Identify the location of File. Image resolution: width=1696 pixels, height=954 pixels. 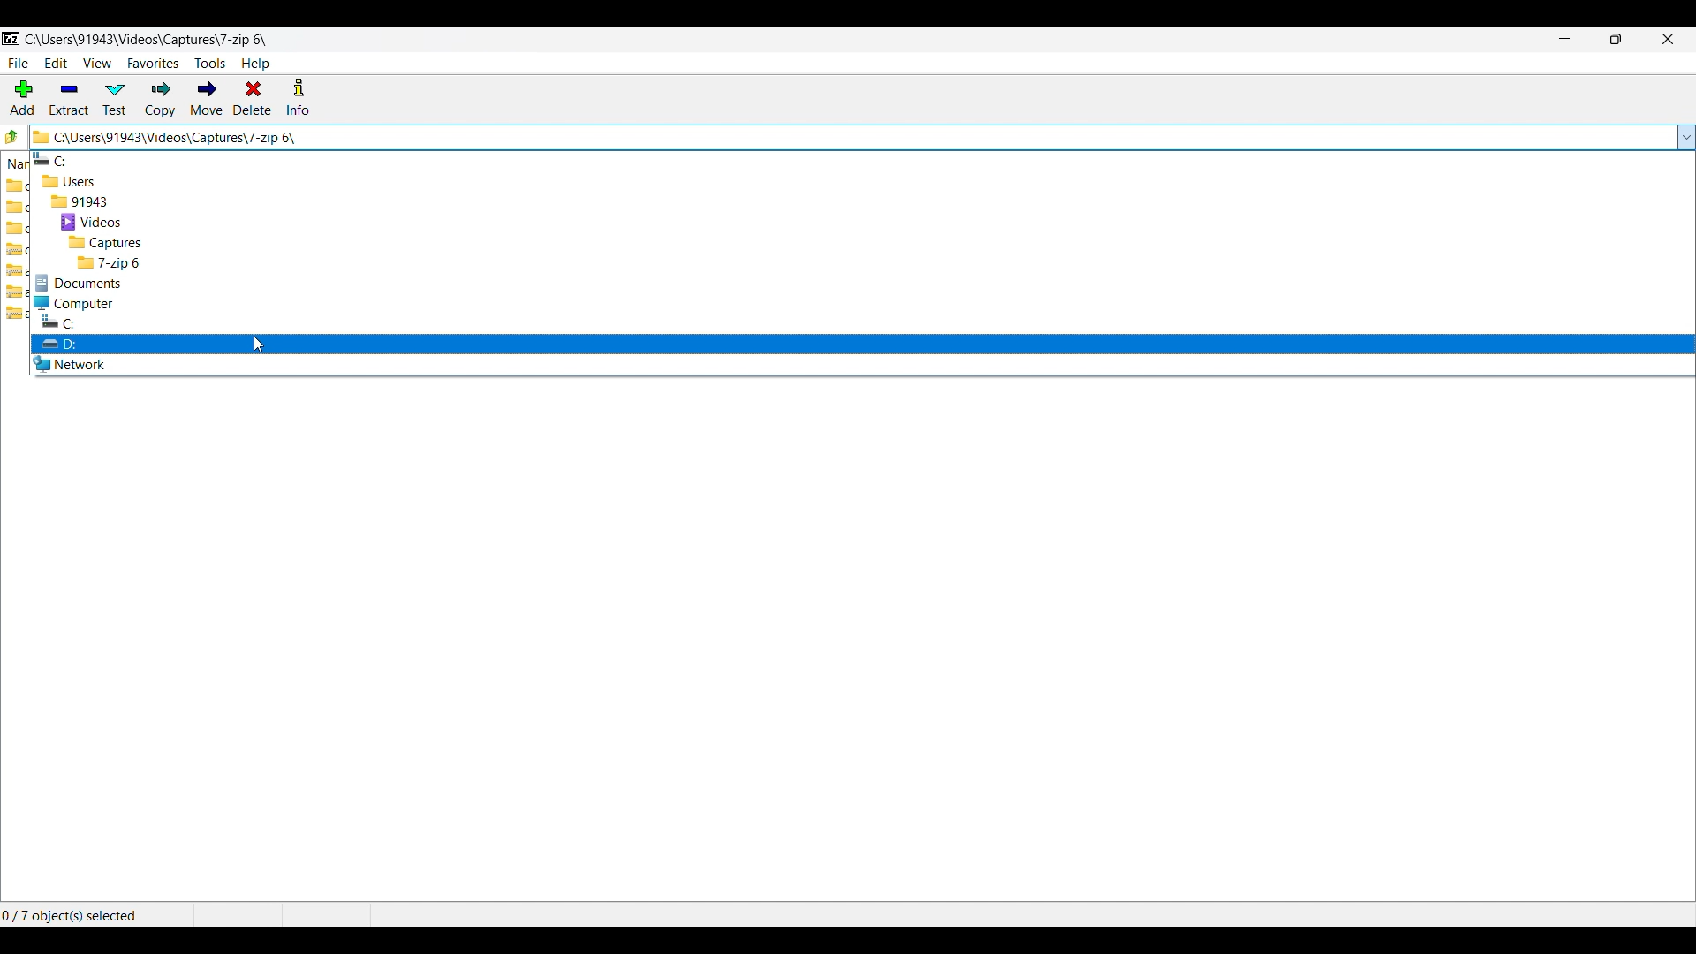
(19, 64).